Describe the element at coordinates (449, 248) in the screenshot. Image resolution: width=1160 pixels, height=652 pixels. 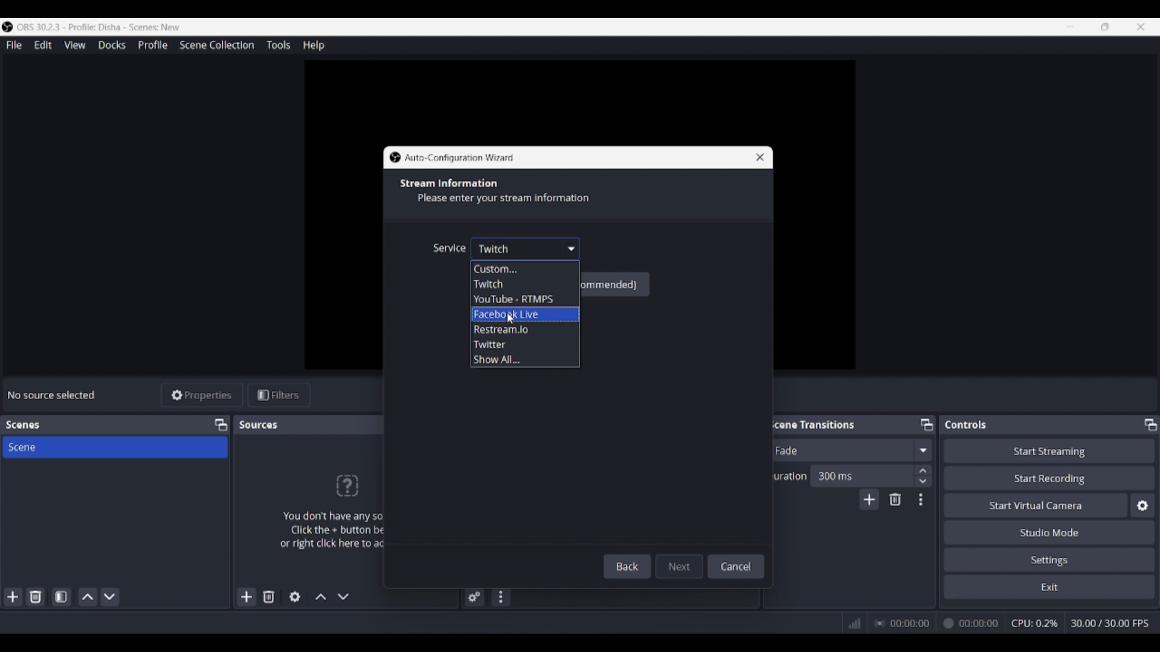
I see `Indicates service options` at that location.